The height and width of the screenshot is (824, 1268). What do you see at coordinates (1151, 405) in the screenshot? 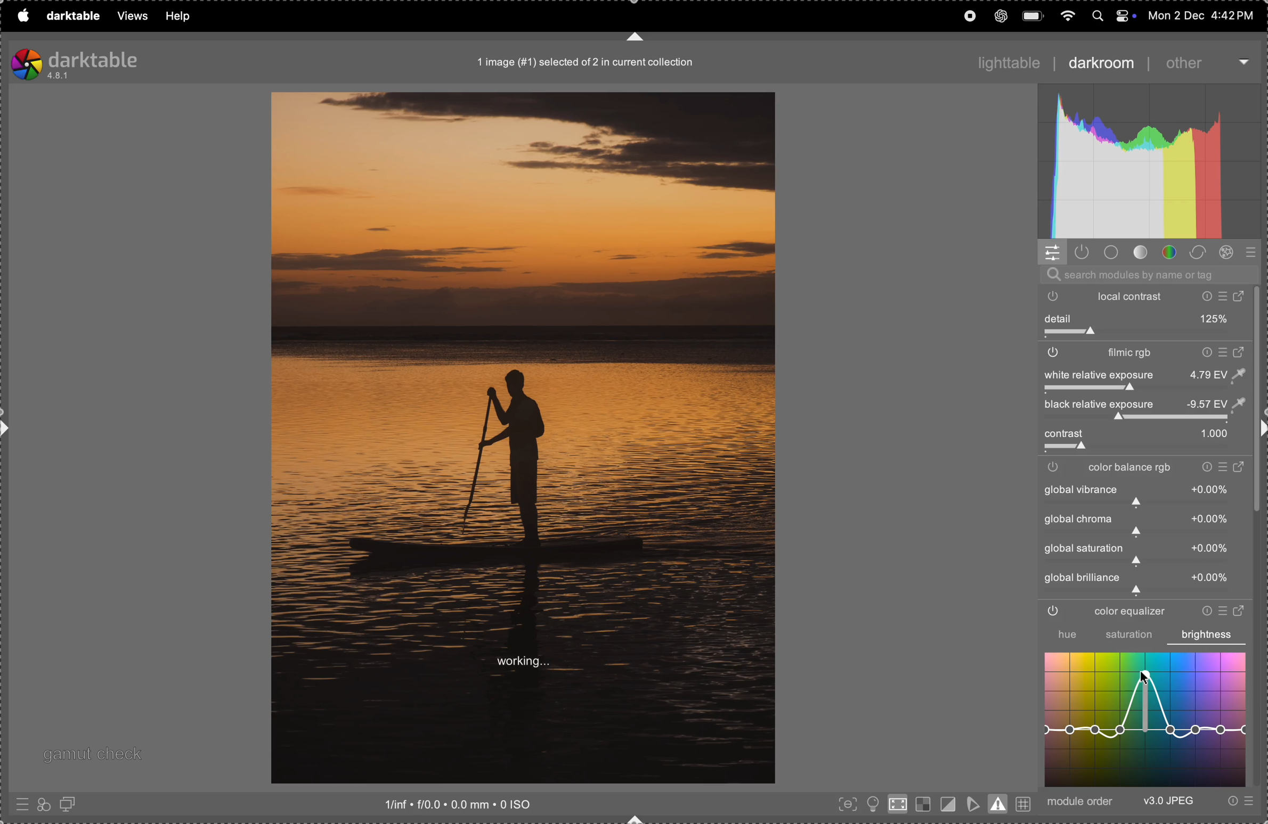
I see `black relavtive exposure` at bounding box center [1151, 405].